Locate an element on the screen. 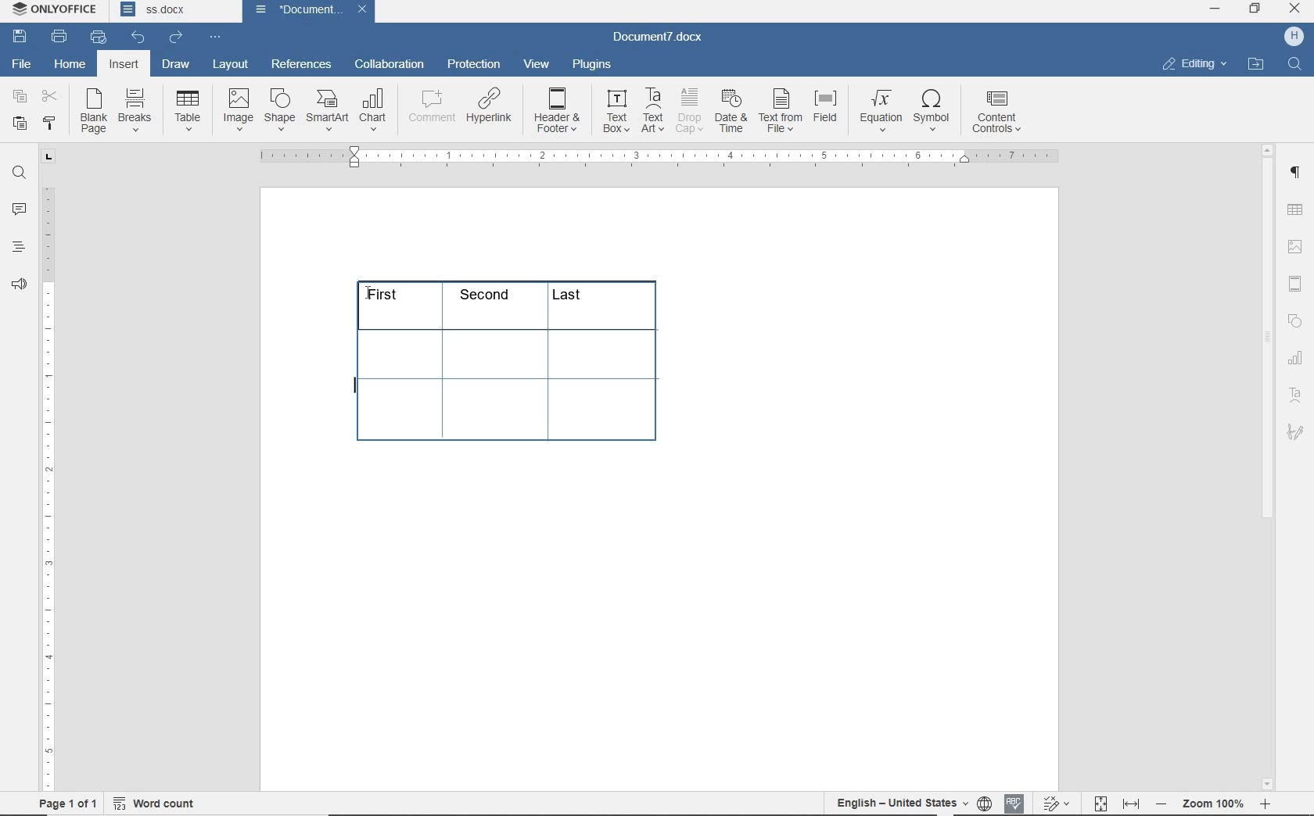 The width and height of the screenshot is (1314, 816). references is located at coordinates (301, 62).